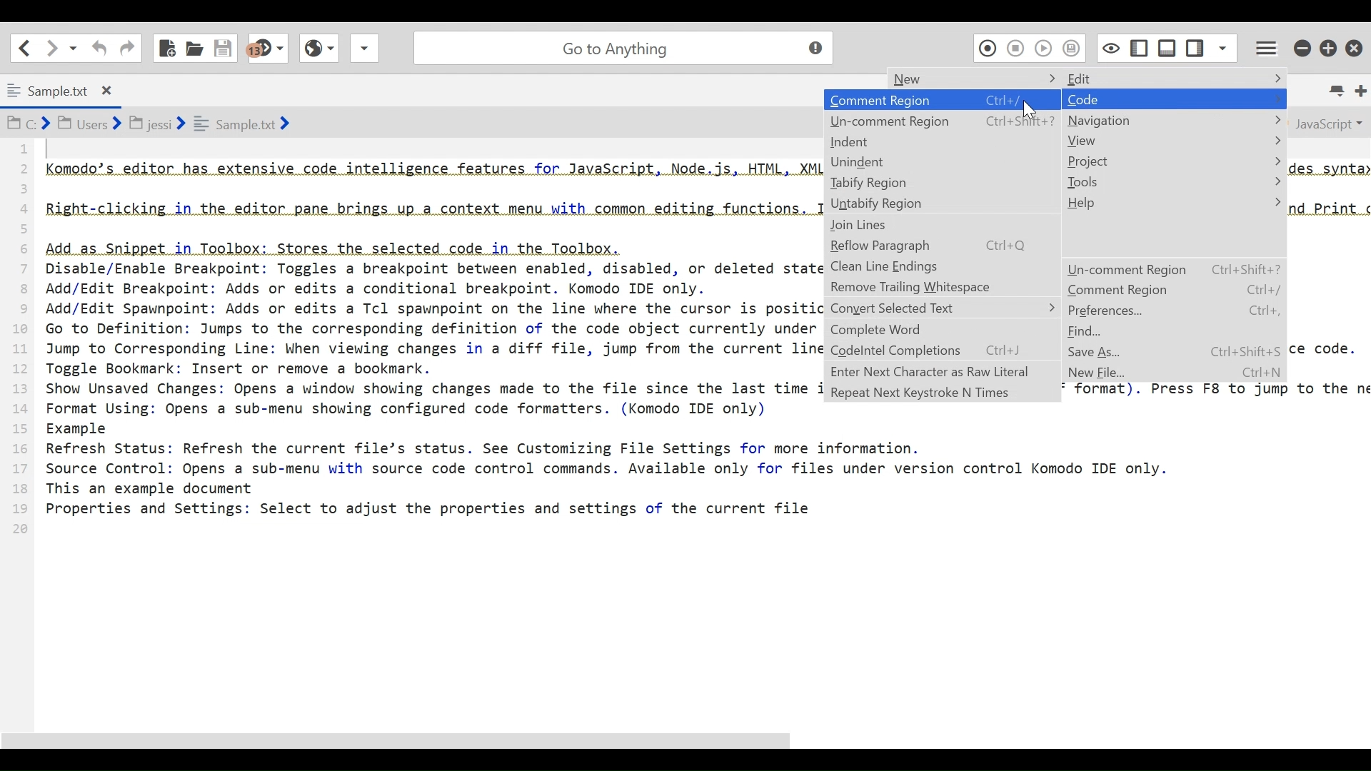  I want to click on Convert Selected Text, so click(943, 307).